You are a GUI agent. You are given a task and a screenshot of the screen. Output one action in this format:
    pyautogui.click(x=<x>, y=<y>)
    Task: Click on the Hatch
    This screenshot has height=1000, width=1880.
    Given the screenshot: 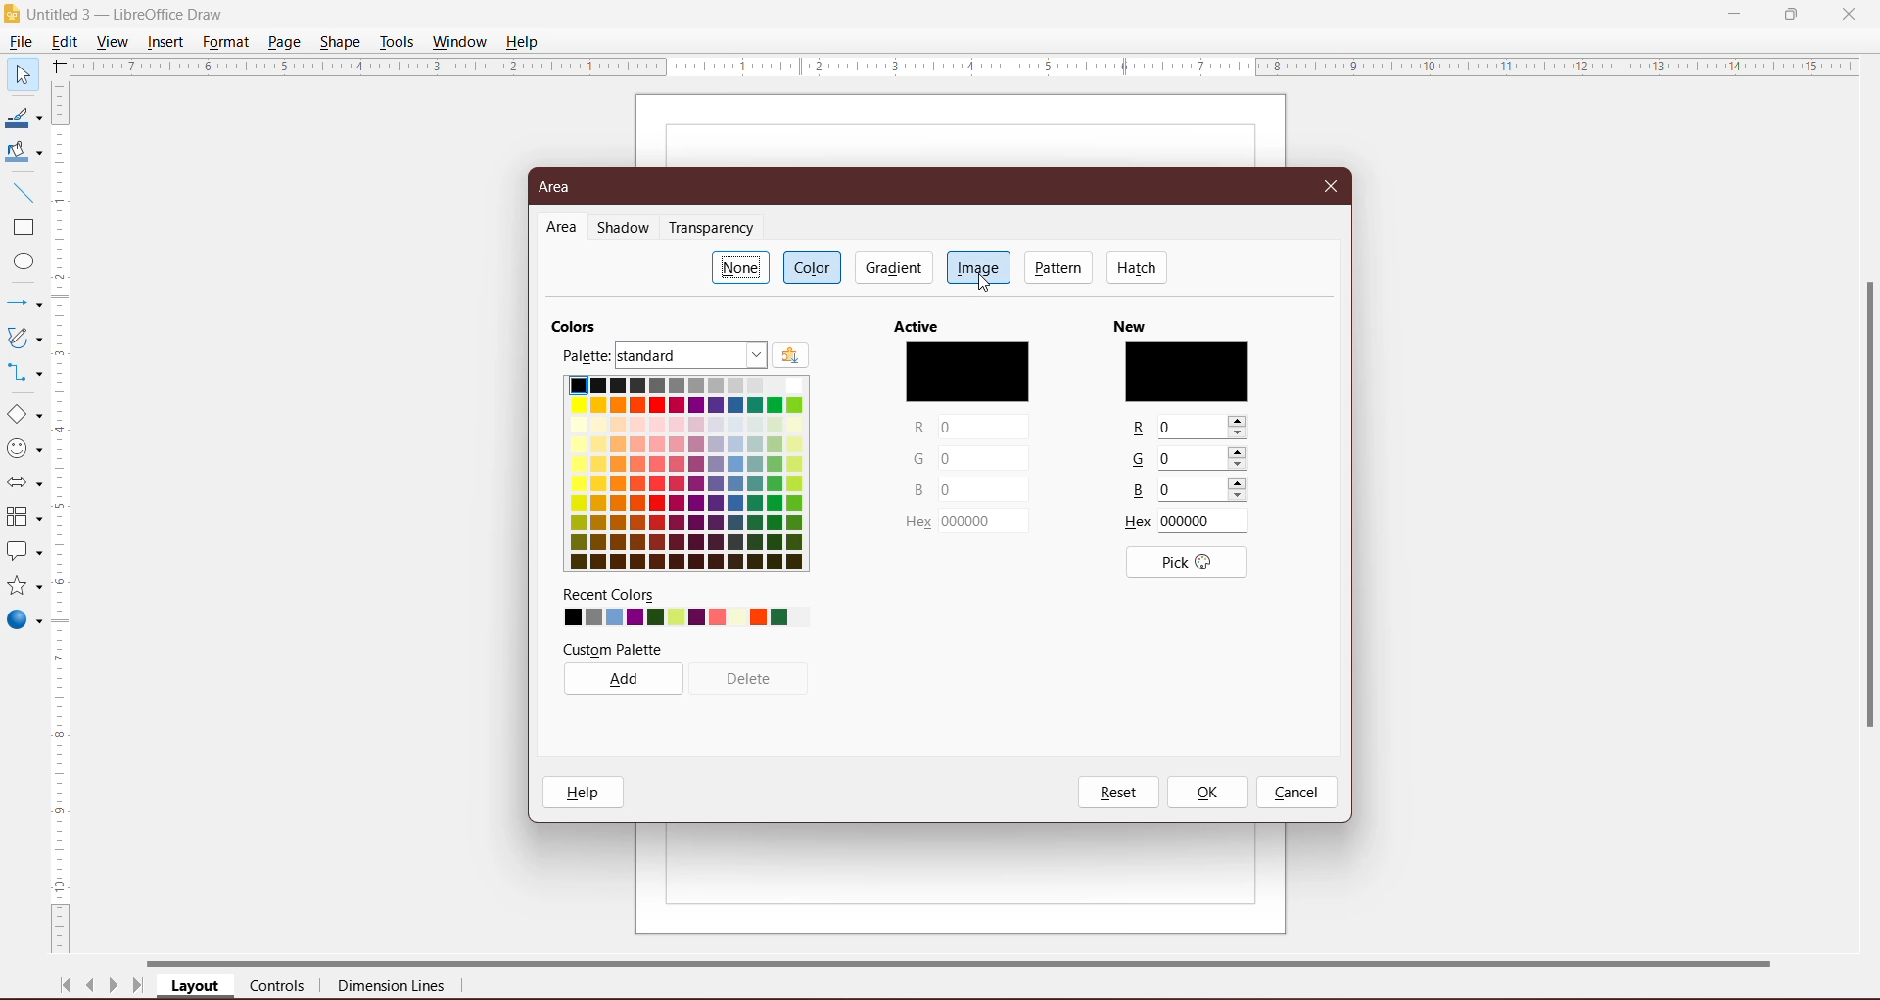 What is the action you would take?
    pyautogui.click(x=1138, y=267)
    